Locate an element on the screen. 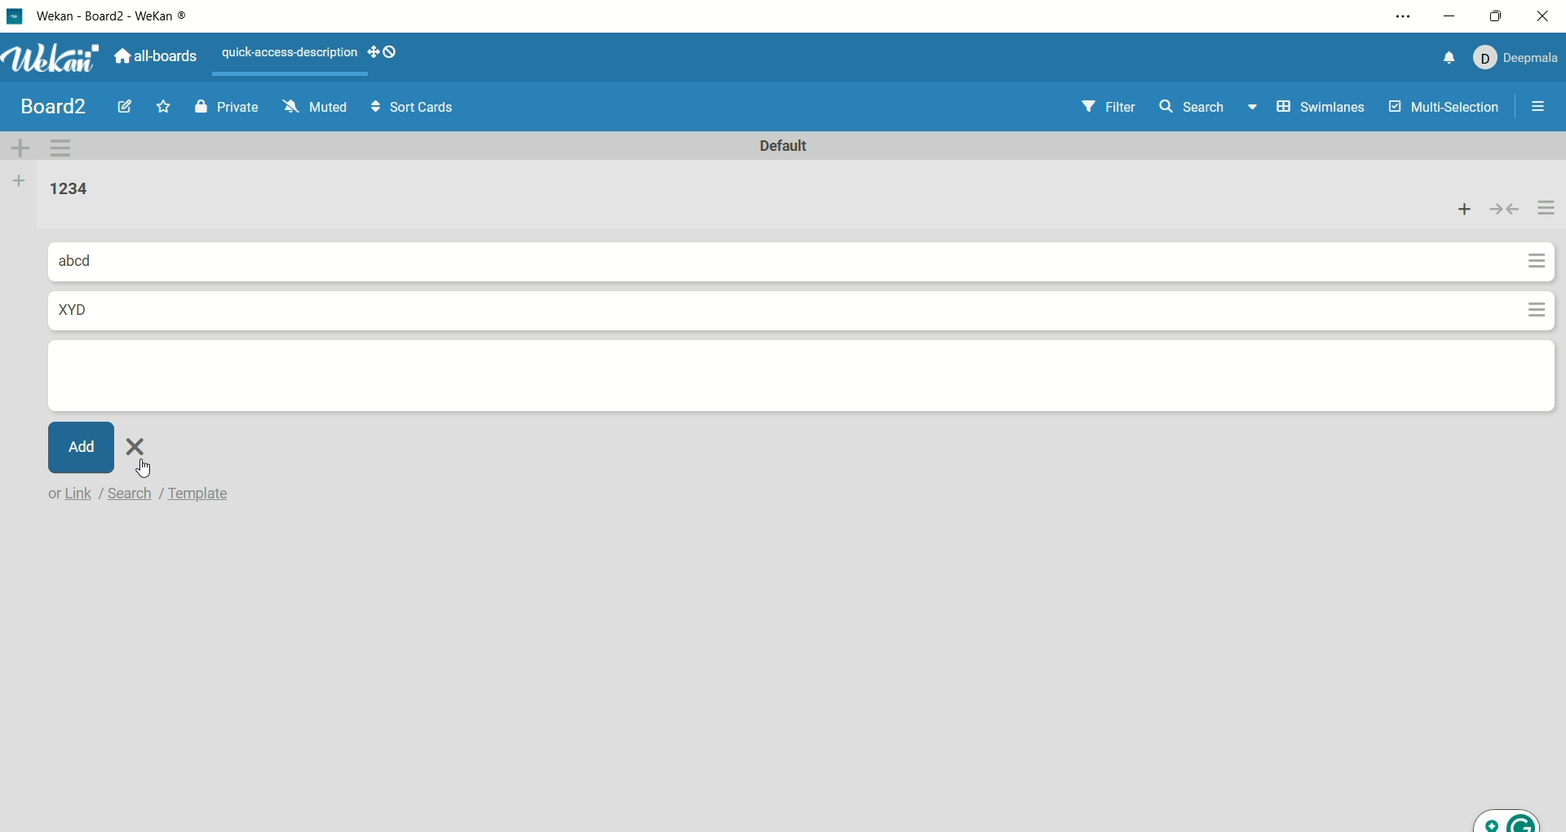  wekan-wekan is located at coordinates (119, 18).